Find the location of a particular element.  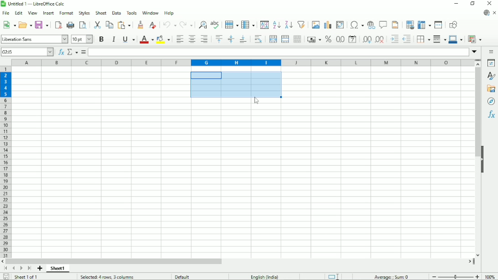

Export directly as PDF is located at coordinates (58, 25).